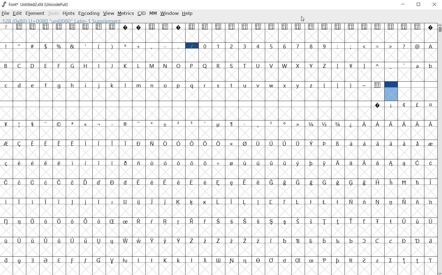  I want to click on Symbol, so click(272, 240).